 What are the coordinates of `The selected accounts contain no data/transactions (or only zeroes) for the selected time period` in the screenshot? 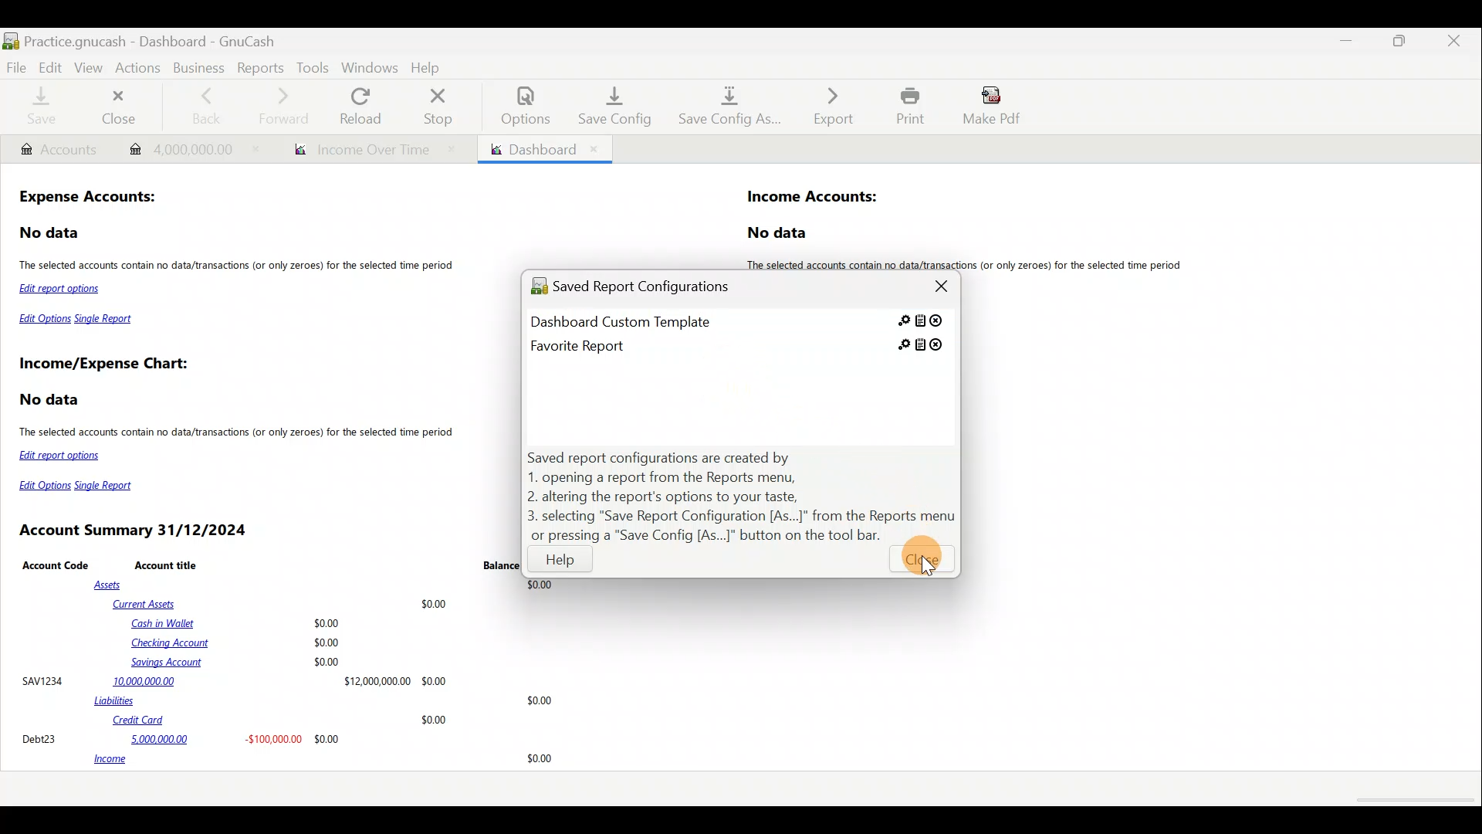 It's located at (239, 266).